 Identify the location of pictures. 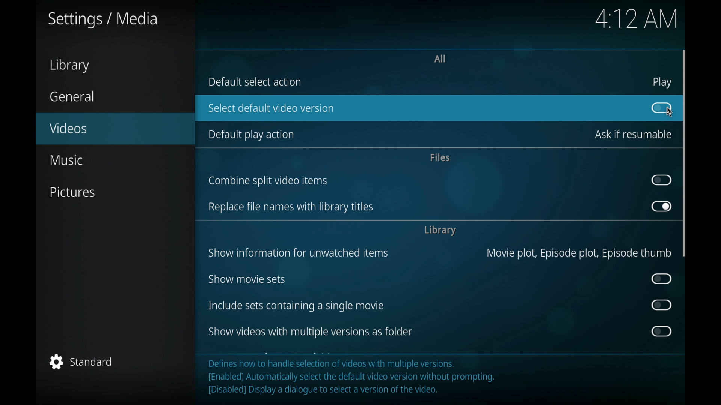
(74, 192).